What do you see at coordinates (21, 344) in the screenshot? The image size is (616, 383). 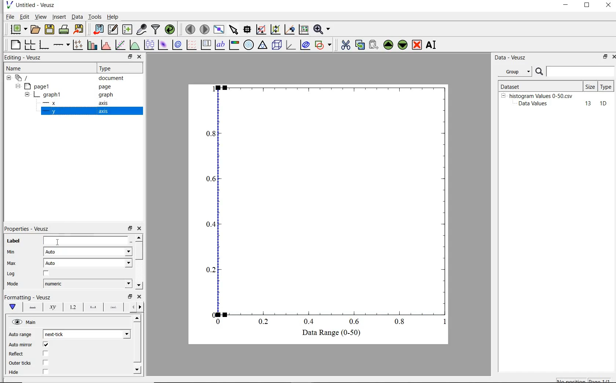 I see `‘Auto mirror` at bounding box center [21, 344].